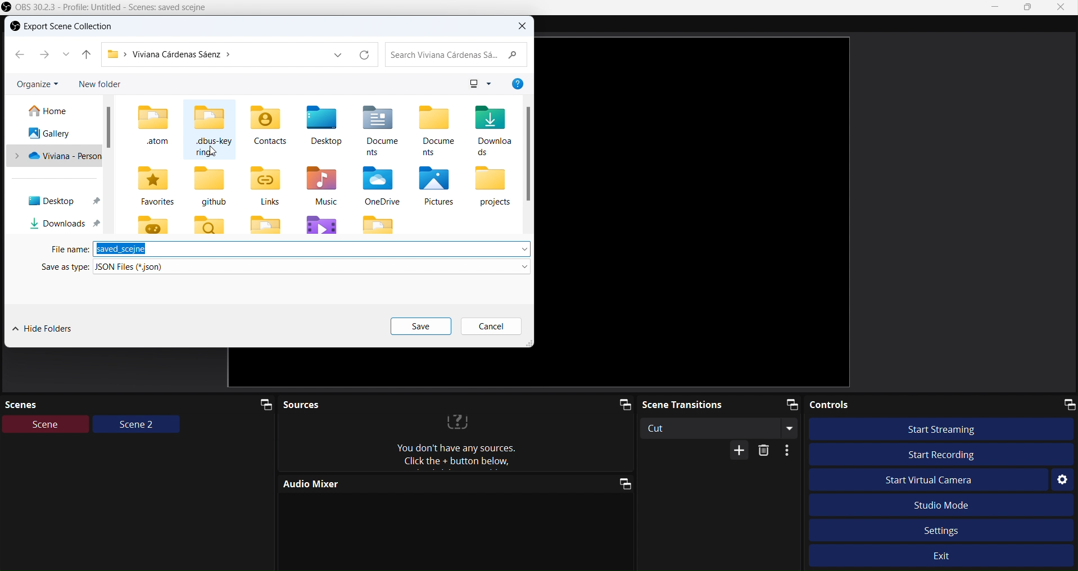 This screenshot has height=571, width=1078. Describe the element at coordinates (153, 223) in the screenshot. I see `folder` at that location.